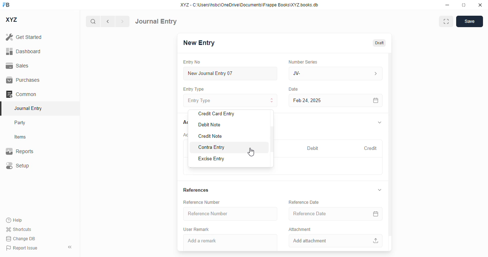 Image resolution: width=488 pixels, height=257 pixels. What do you see at coordinates (371, 148) in the screenshot?
I see `credit` at bounding box center [371, 148].